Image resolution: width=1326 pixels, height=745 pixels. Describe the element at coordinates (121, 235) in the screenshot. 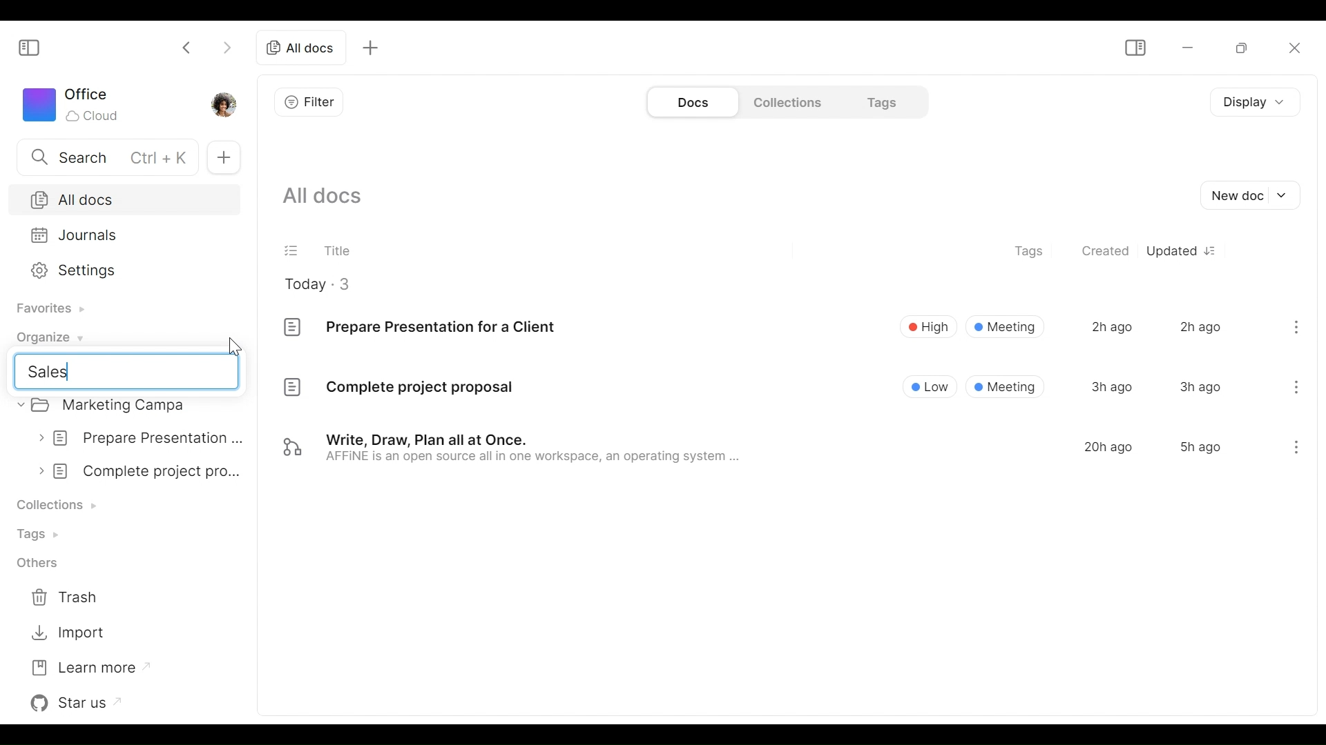

I see `Journals` at that location.